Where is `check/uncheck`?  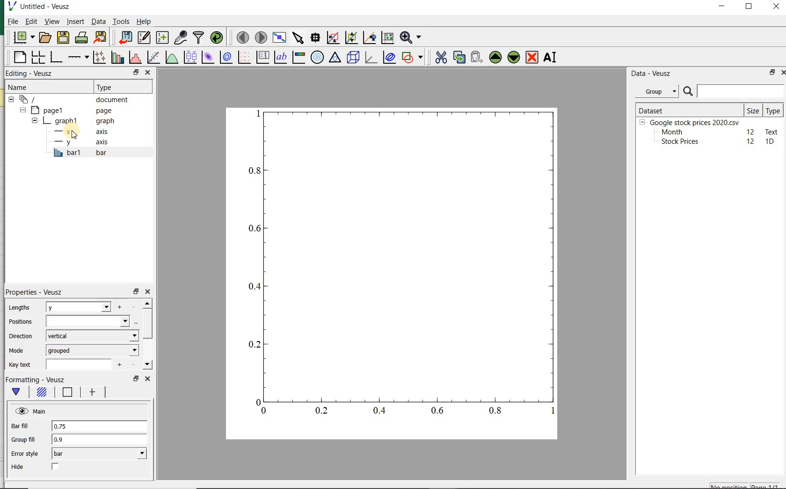 check/uncheck is located at coordinates (56, 467).